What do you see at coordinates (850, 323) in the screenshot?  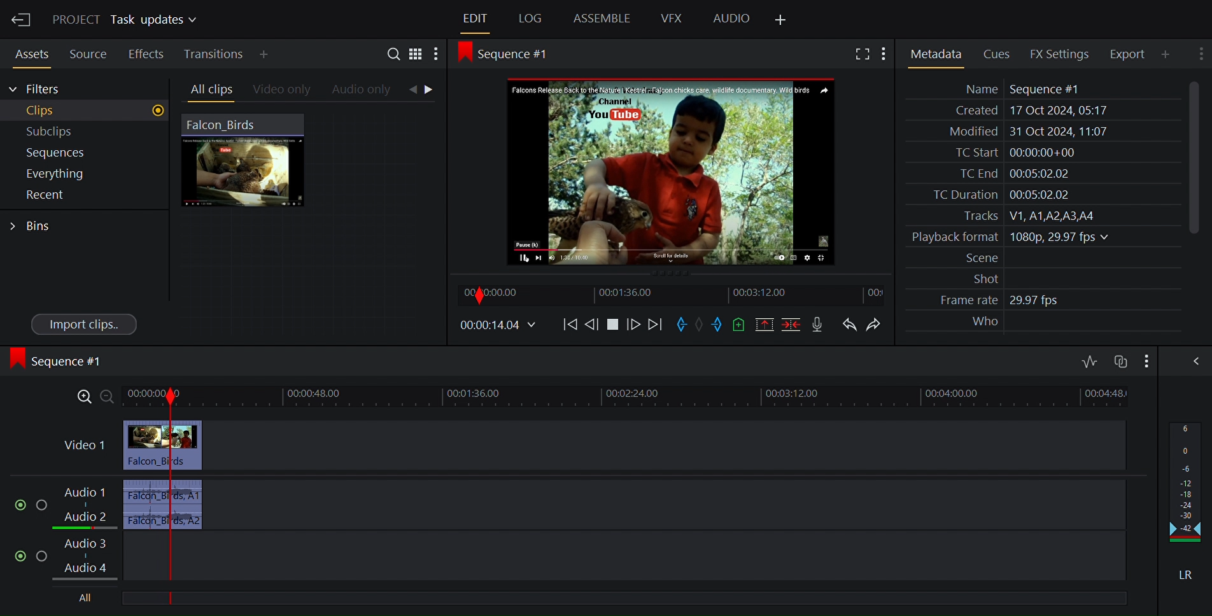 I see `Undo ` at bounding box center [850, 323].